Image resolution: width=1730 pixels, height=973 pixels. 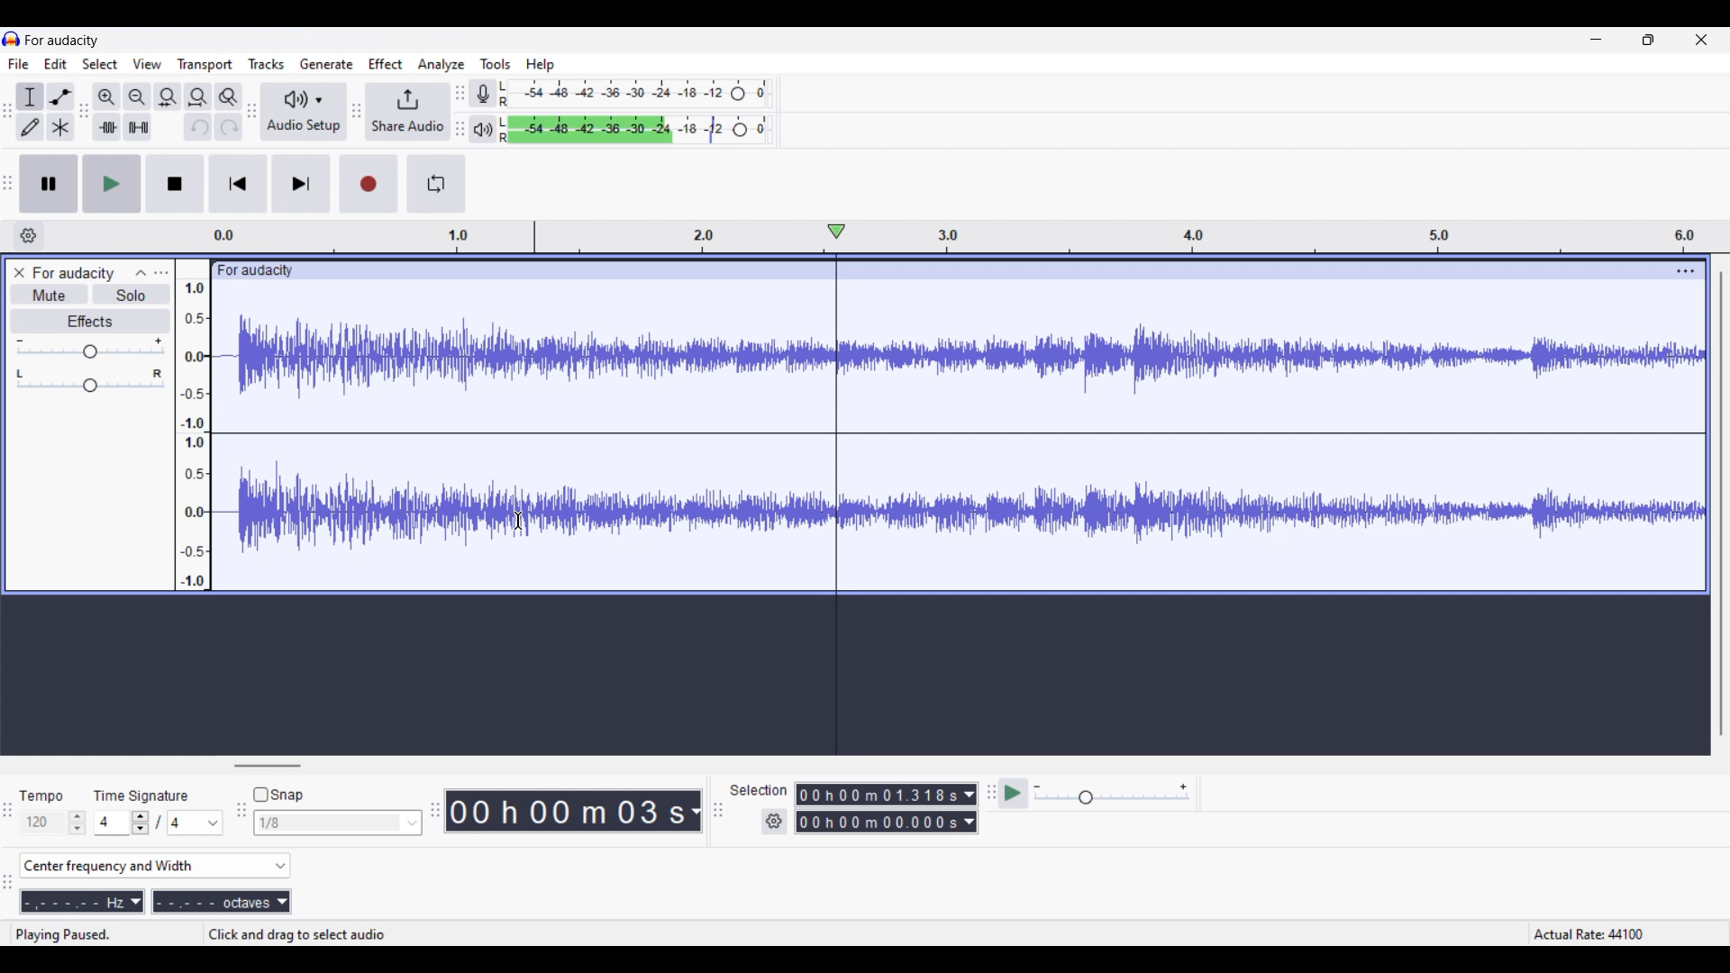 I want to click on Play at speed/Play at speed once, so click(x=1012, y=794).